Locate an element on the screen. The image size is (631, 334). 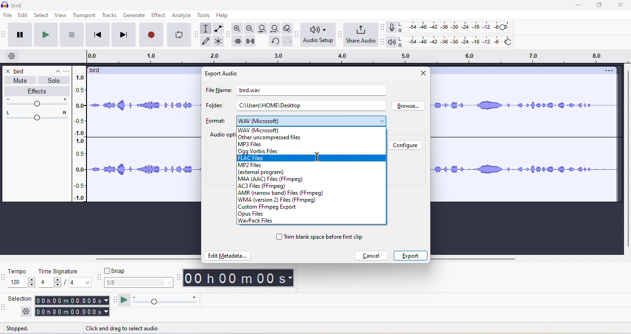
horizontal scroll bar is located at coordinates (478, 259).